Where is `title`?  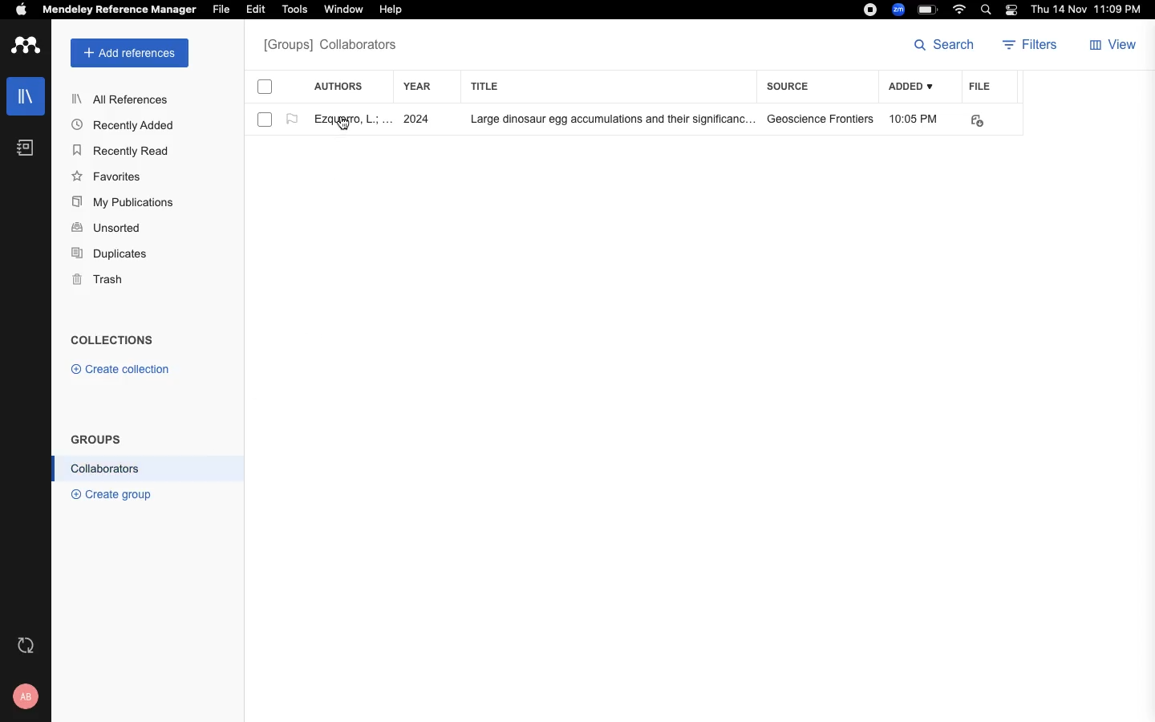
title is located at coordinates (488, 86).